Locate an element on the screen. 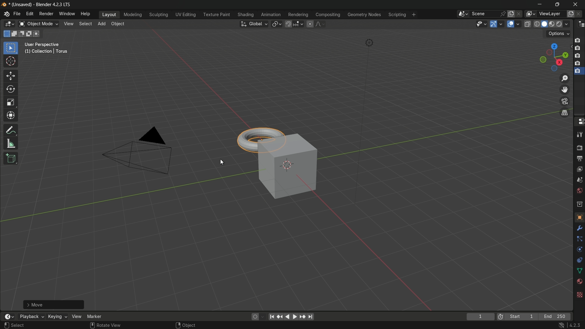 The image size is (585, 329). add layer is located at coordinates (570, 14).